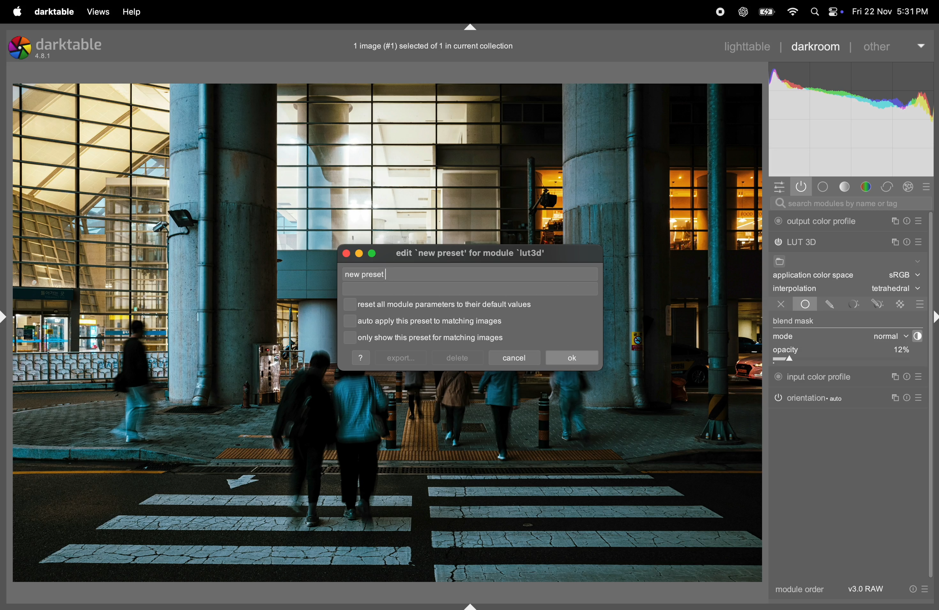  I want to click on presets, so click(919, 304).